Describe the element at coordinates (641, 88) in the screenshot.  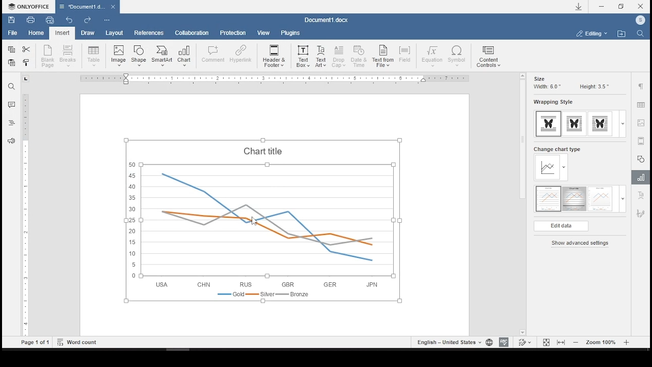
I see `paragraph settings` at that location.